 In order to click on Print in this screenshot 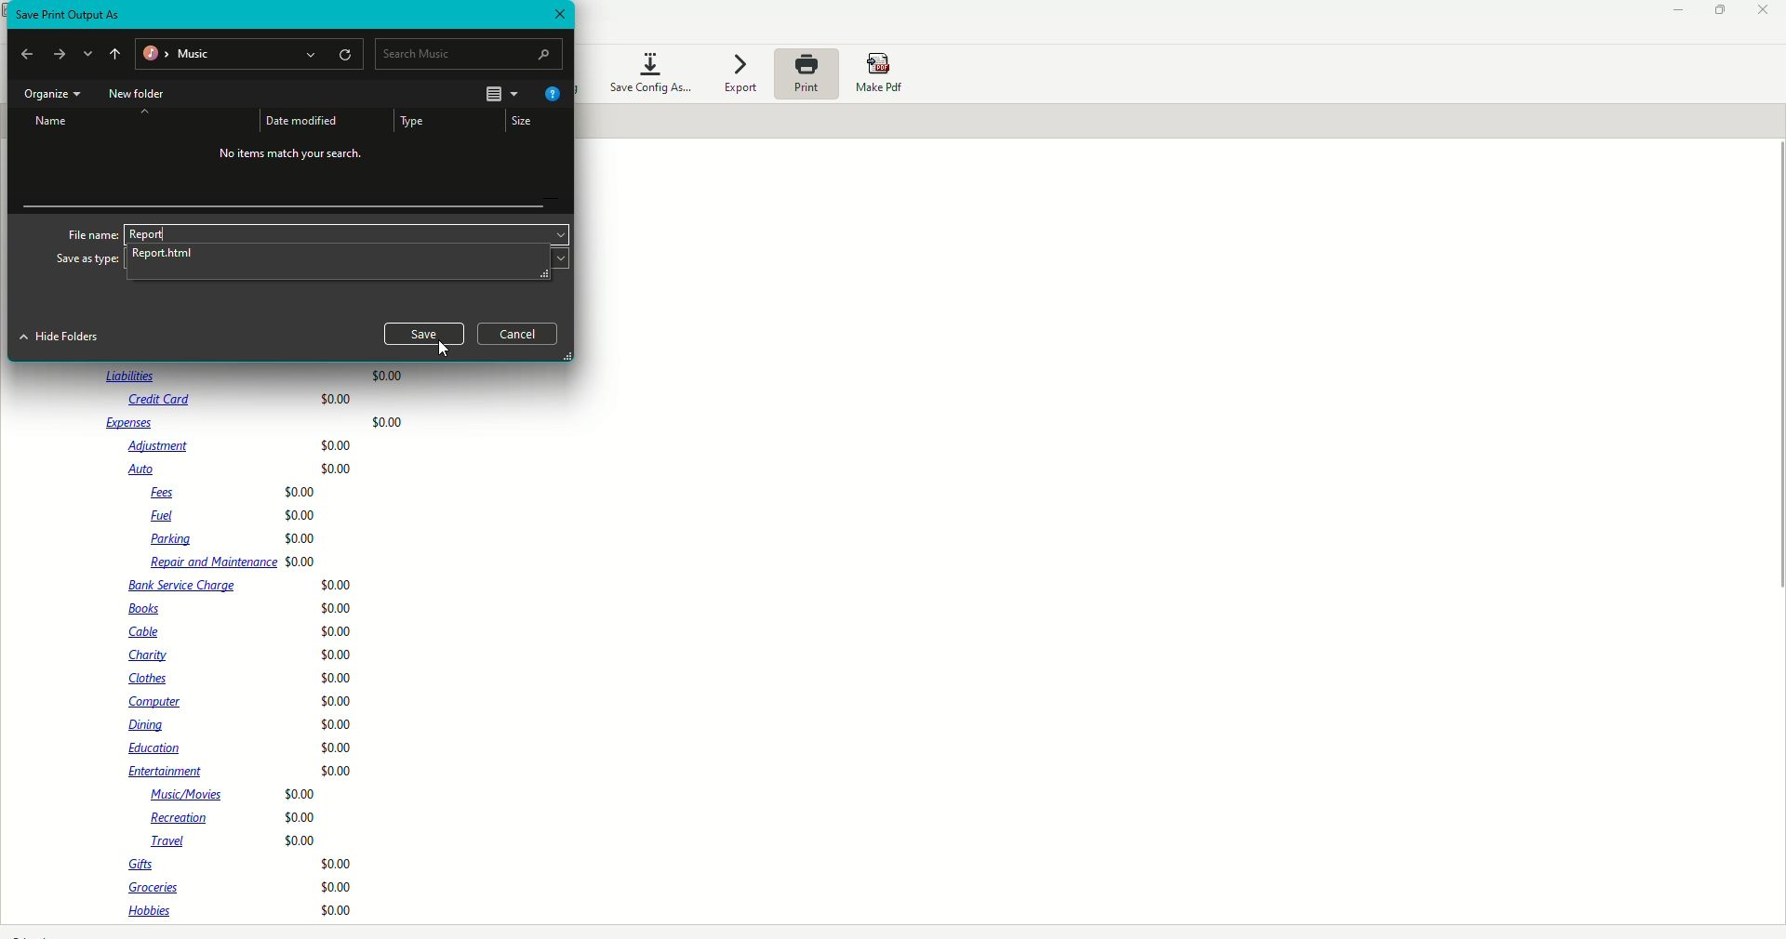, I will do `click(805, 73)`.